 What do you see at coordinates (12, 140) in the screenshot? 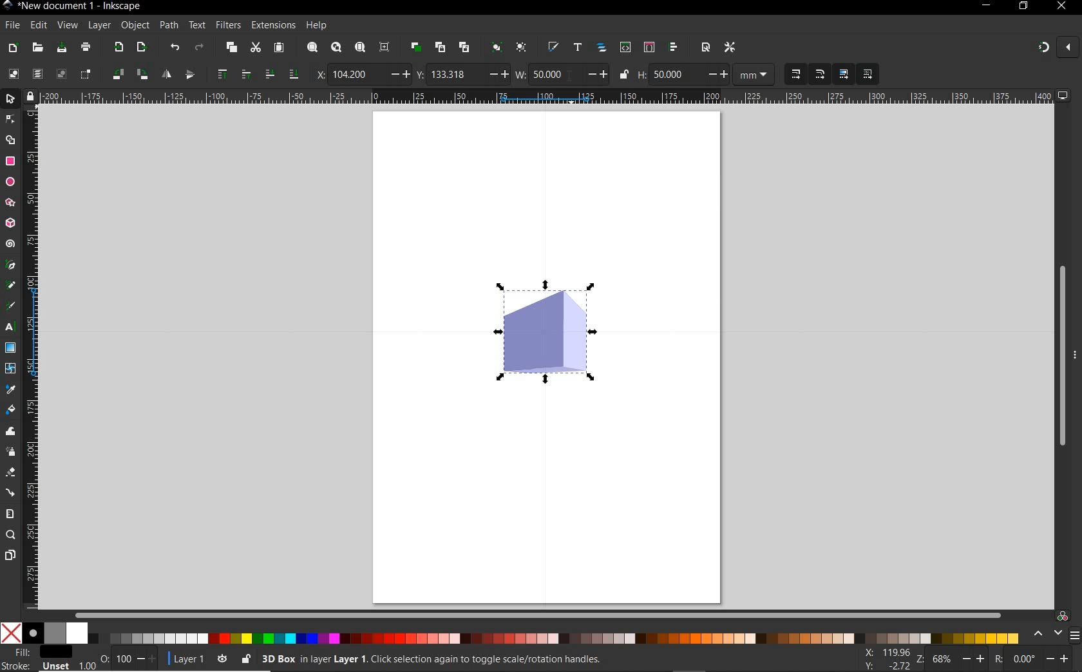
I see `shape builder tool` at bounding box center [12, 140].